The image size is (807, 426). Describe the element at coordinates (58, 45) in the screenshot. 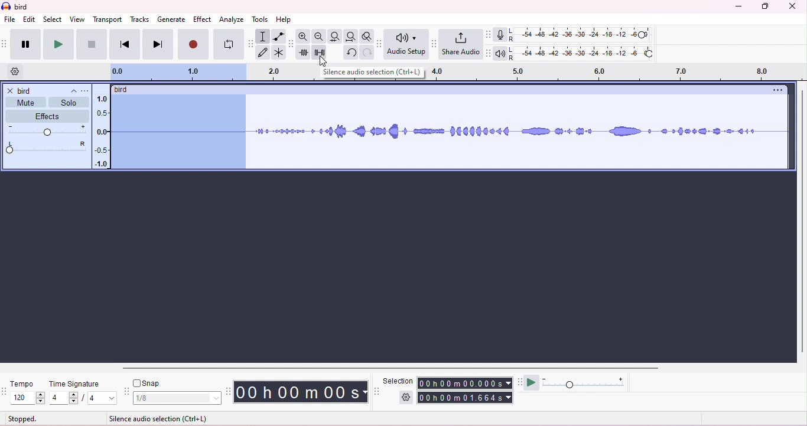

I see `play` at that location.